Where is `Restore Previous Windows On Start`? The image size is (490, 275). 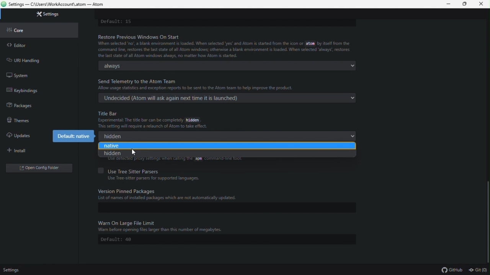 Restore Previous Windows On Start is located at coordinates (142, 37).